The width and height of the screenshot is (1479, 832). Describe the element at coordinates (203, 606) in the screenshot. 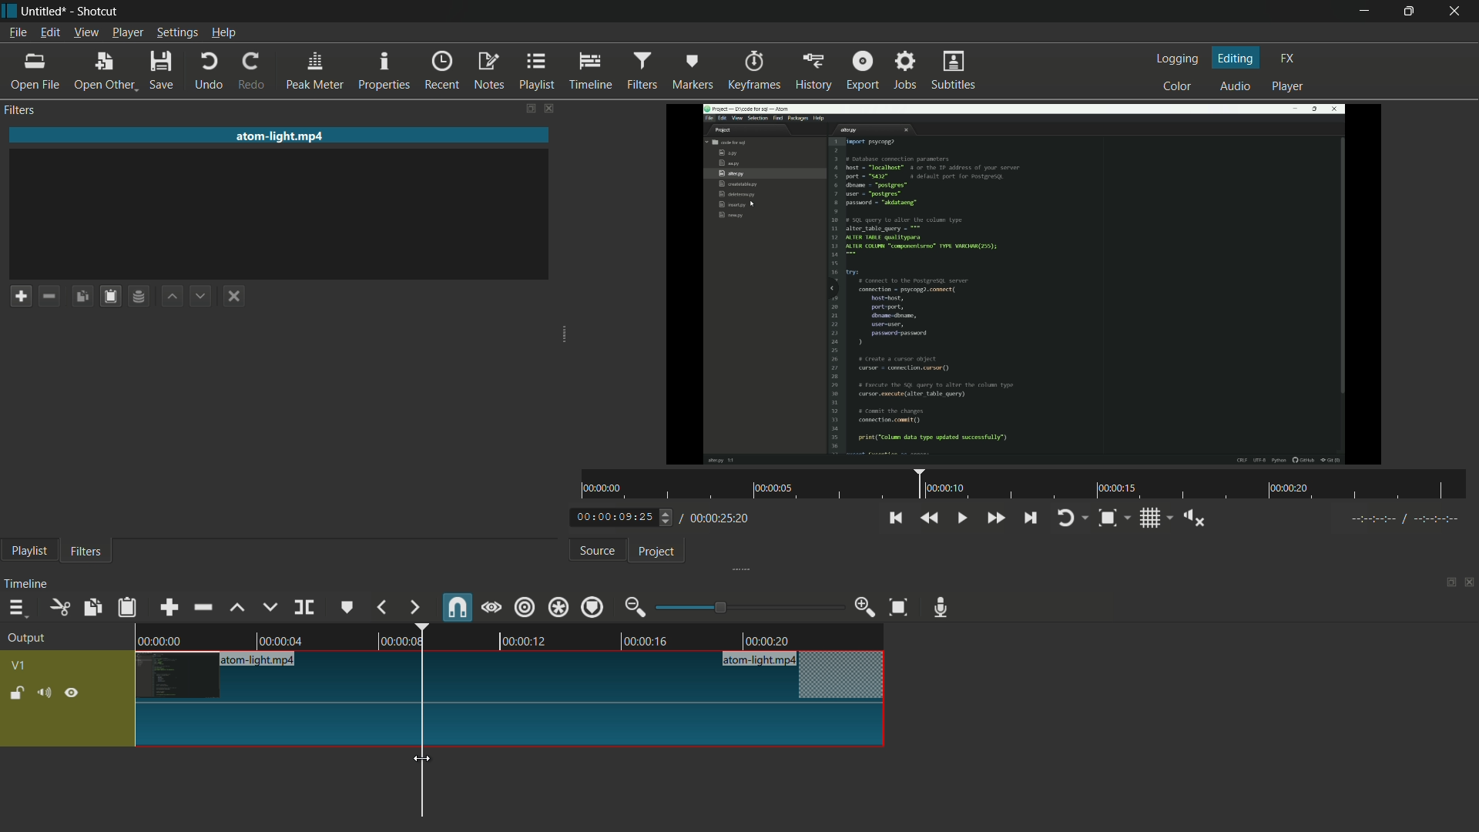

I see `ripple delete` at that location.